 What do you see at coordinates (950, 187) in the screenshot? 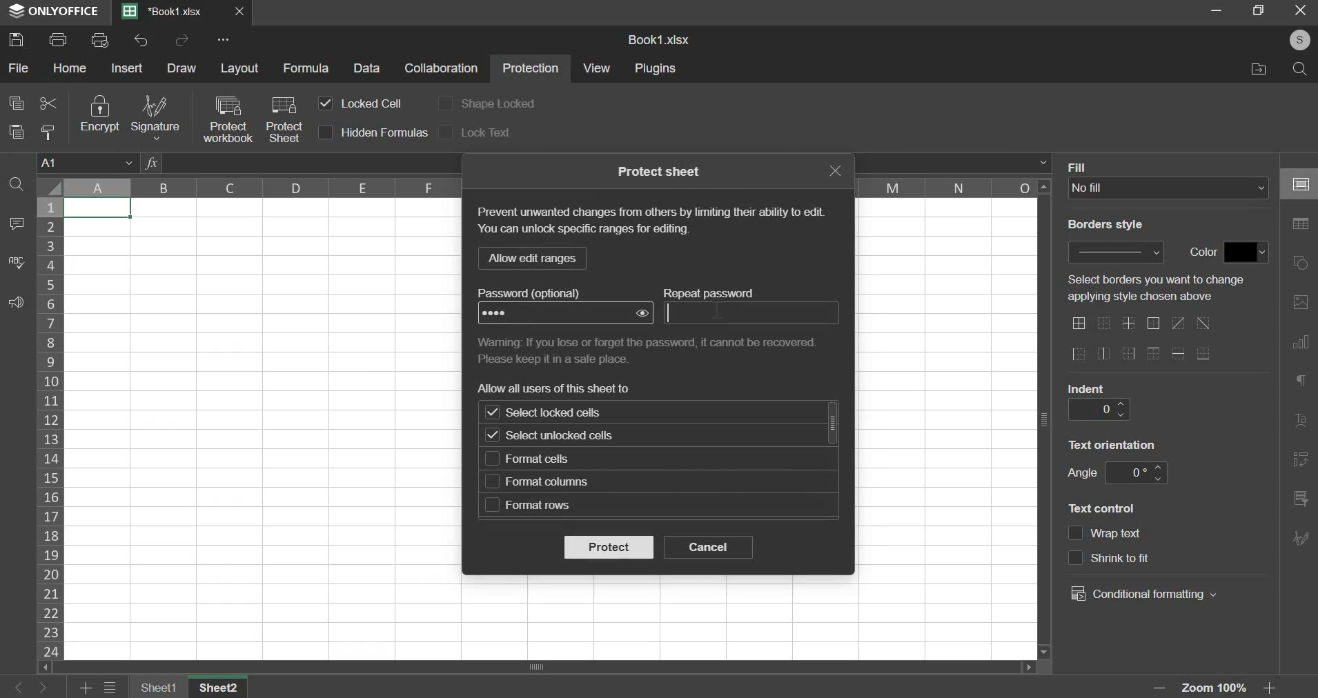
I see `column` at bounding box center [950, 187].